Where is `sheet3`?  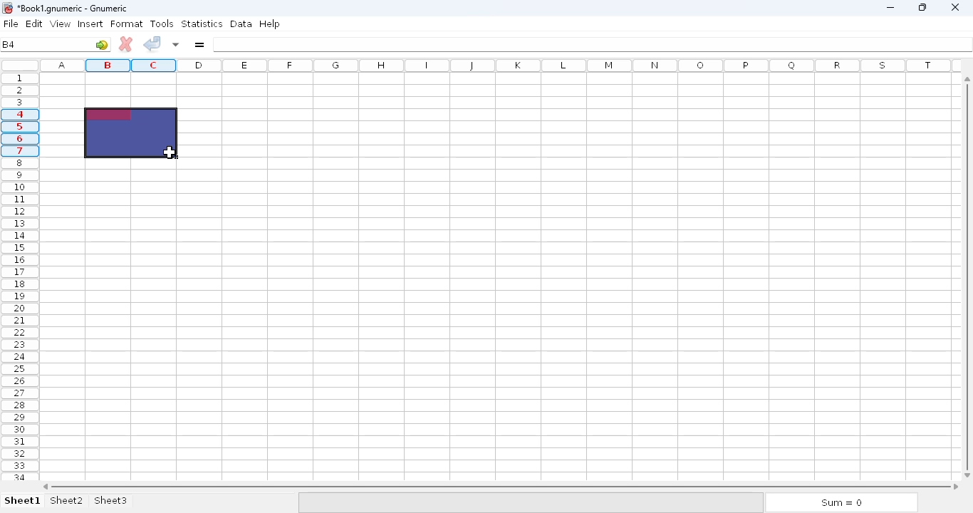 sheet3 is located at coordinates (111, 499).